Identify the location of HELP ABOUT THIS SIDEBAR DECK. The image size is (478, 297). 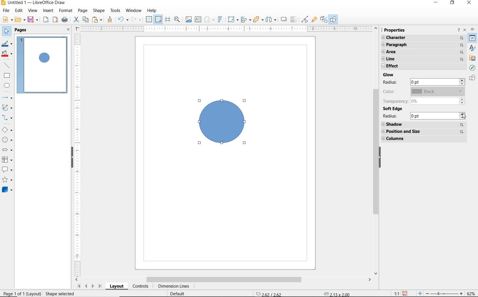
(459, 30).